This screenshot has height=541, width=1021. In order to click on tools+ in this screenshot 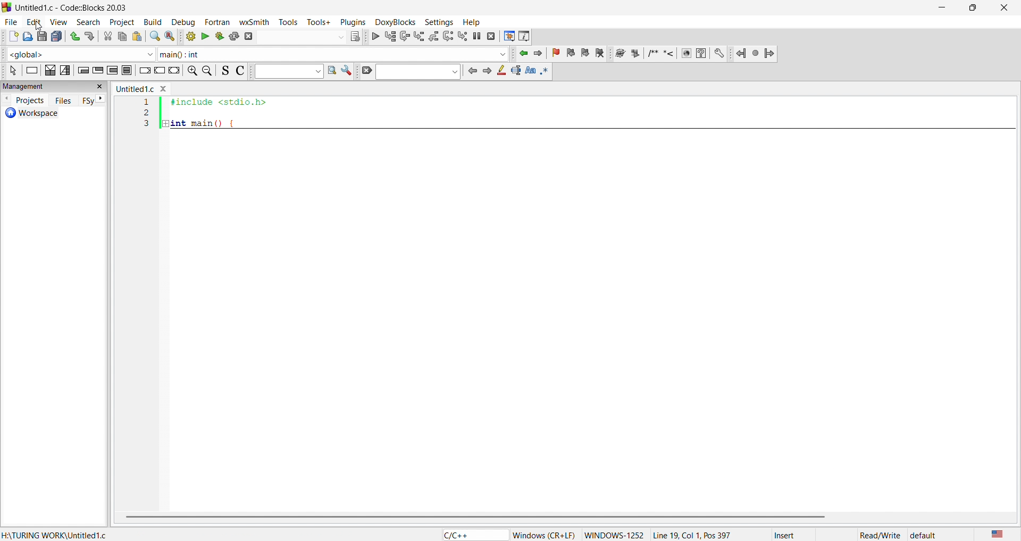, I will do `click(319, 21)`.